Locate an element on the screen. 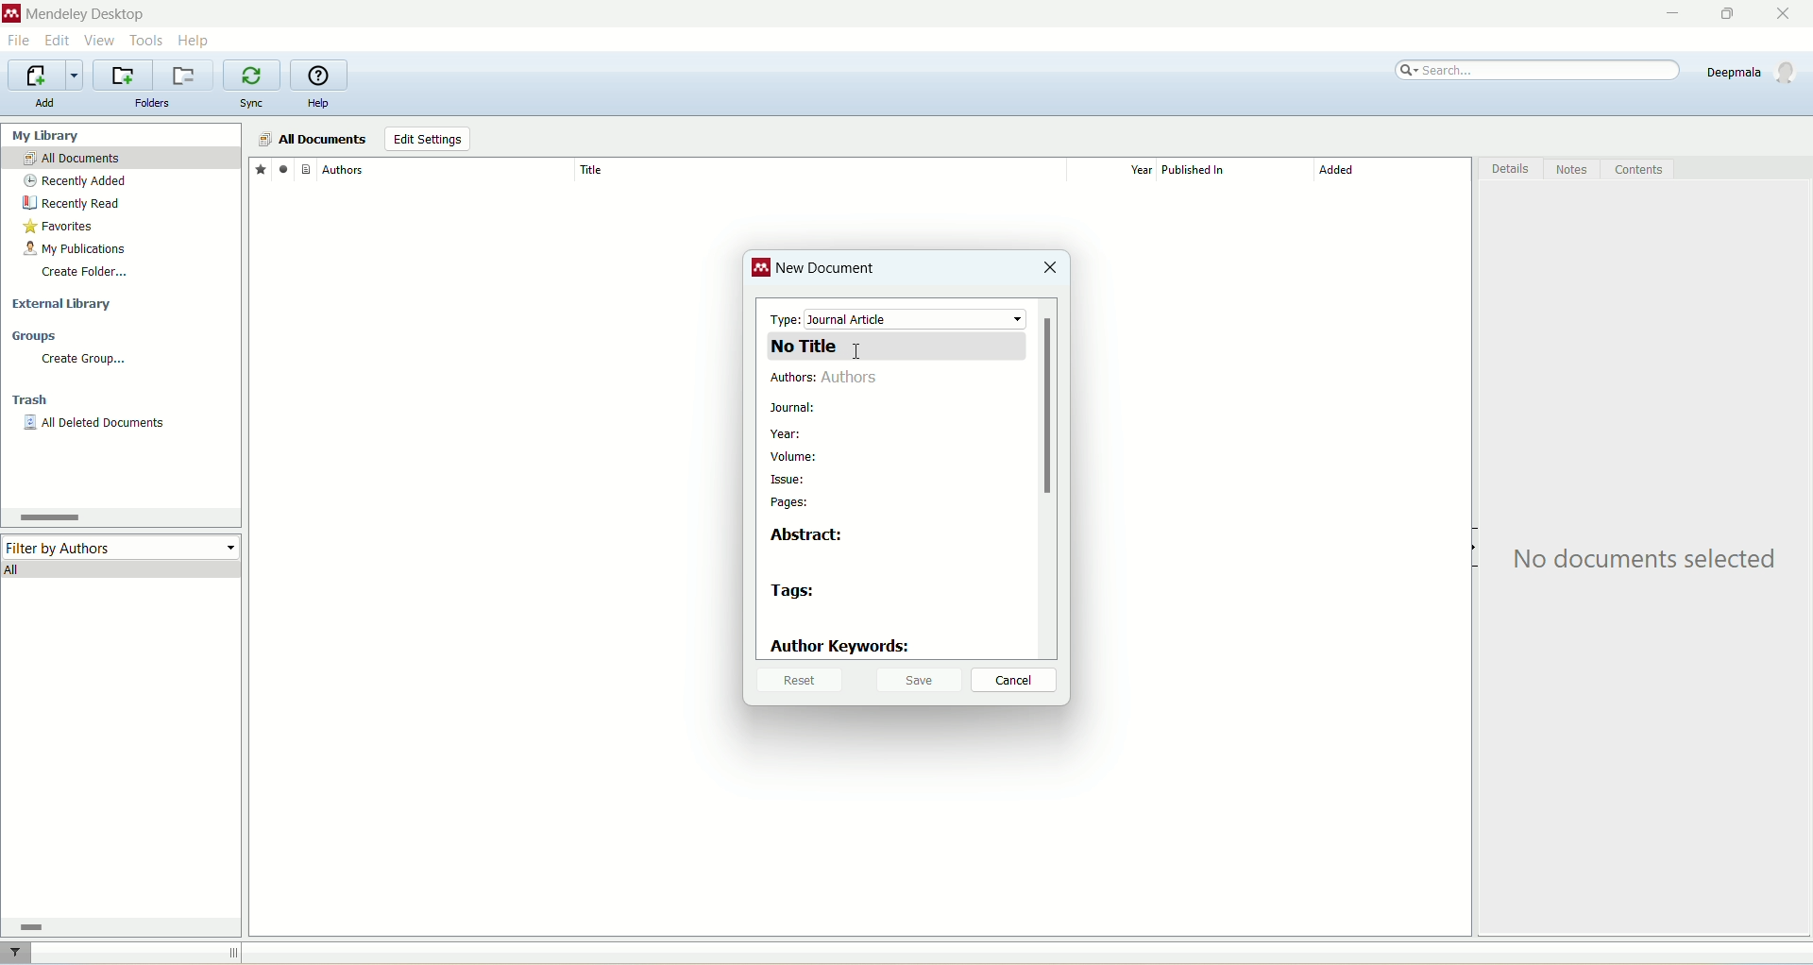 This screenshot has width=1813, height=965. volume is located at coordinates (800, 456).